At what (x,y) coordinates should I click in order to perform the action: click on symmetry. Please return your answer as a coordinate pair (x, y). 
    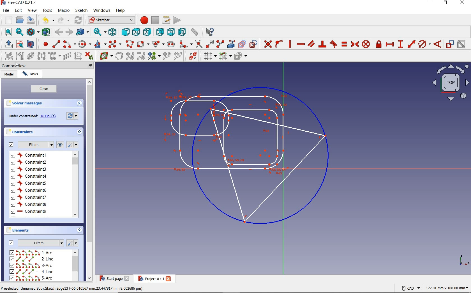
    Looking at the image, I should click on (41, 56).